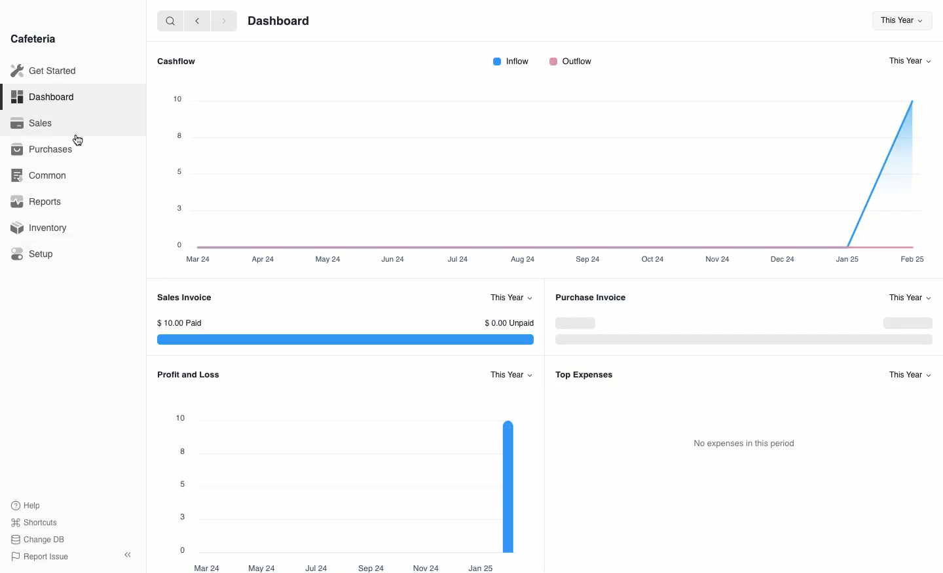  I want to click on 5, so click(183, 484).